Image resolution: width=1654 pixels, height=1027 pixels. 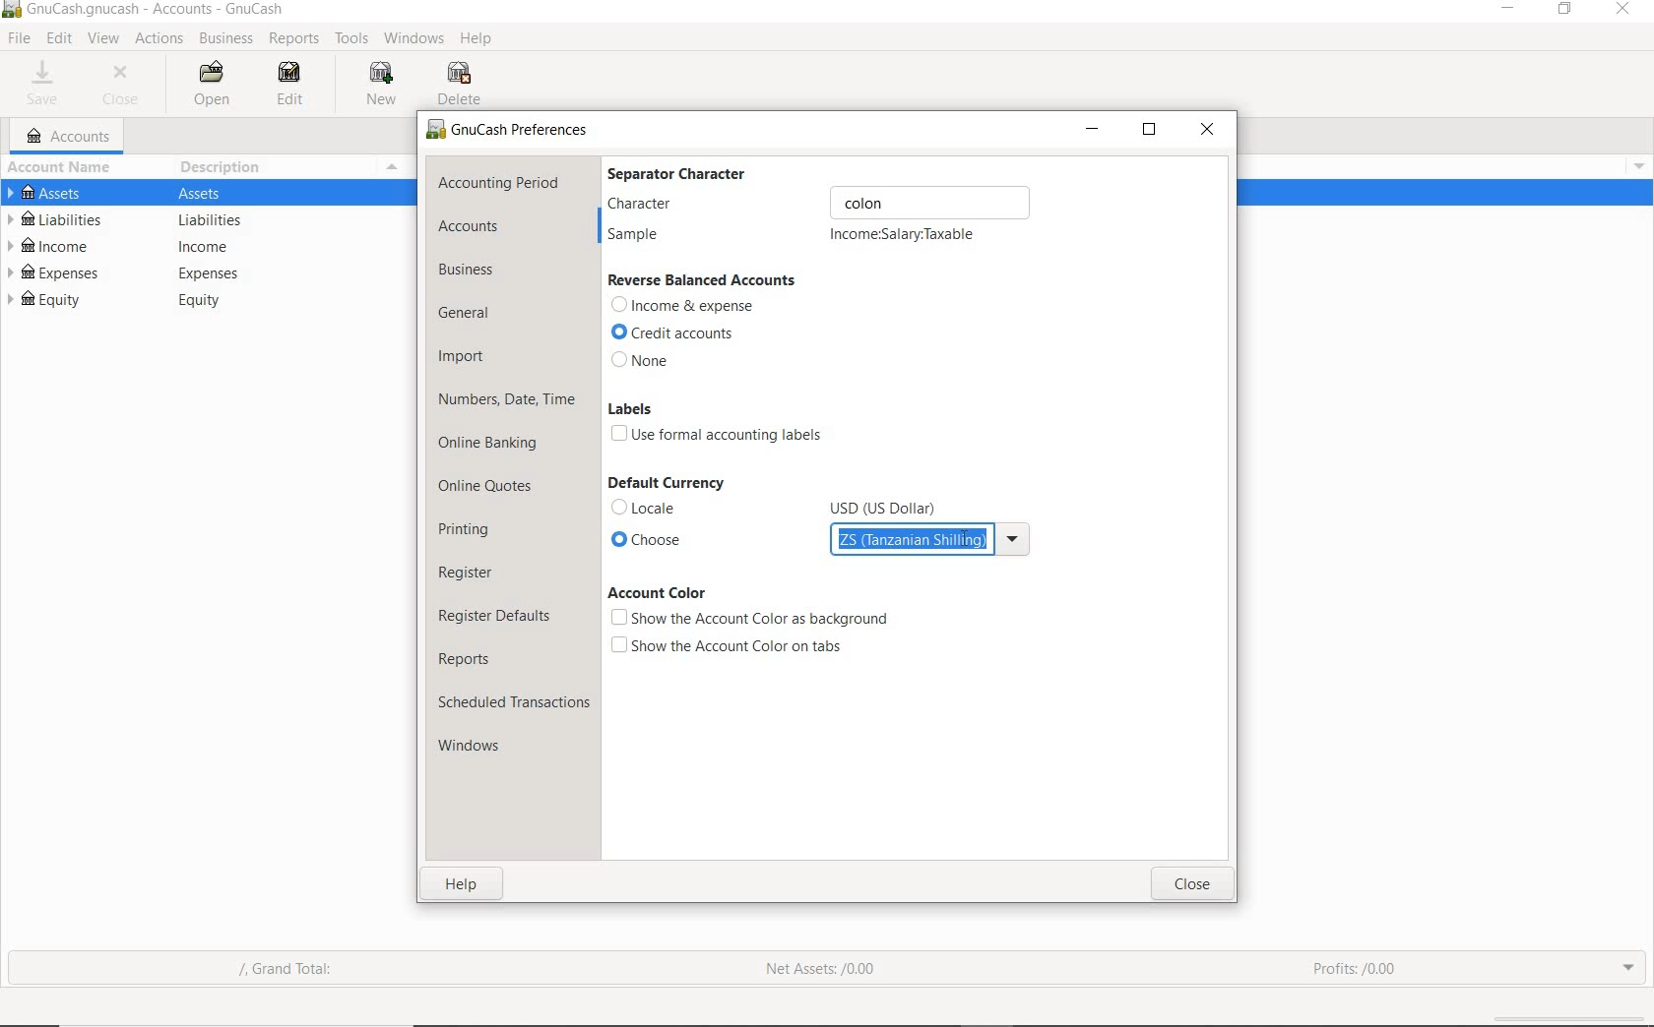 I want to click on credit accounts, so click(x=678, y=333).